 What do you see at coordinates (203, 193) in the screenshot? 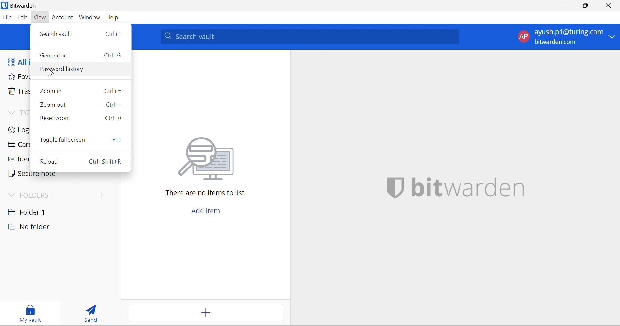
I see `There are no items to list.` at bounding box center [203, 193].